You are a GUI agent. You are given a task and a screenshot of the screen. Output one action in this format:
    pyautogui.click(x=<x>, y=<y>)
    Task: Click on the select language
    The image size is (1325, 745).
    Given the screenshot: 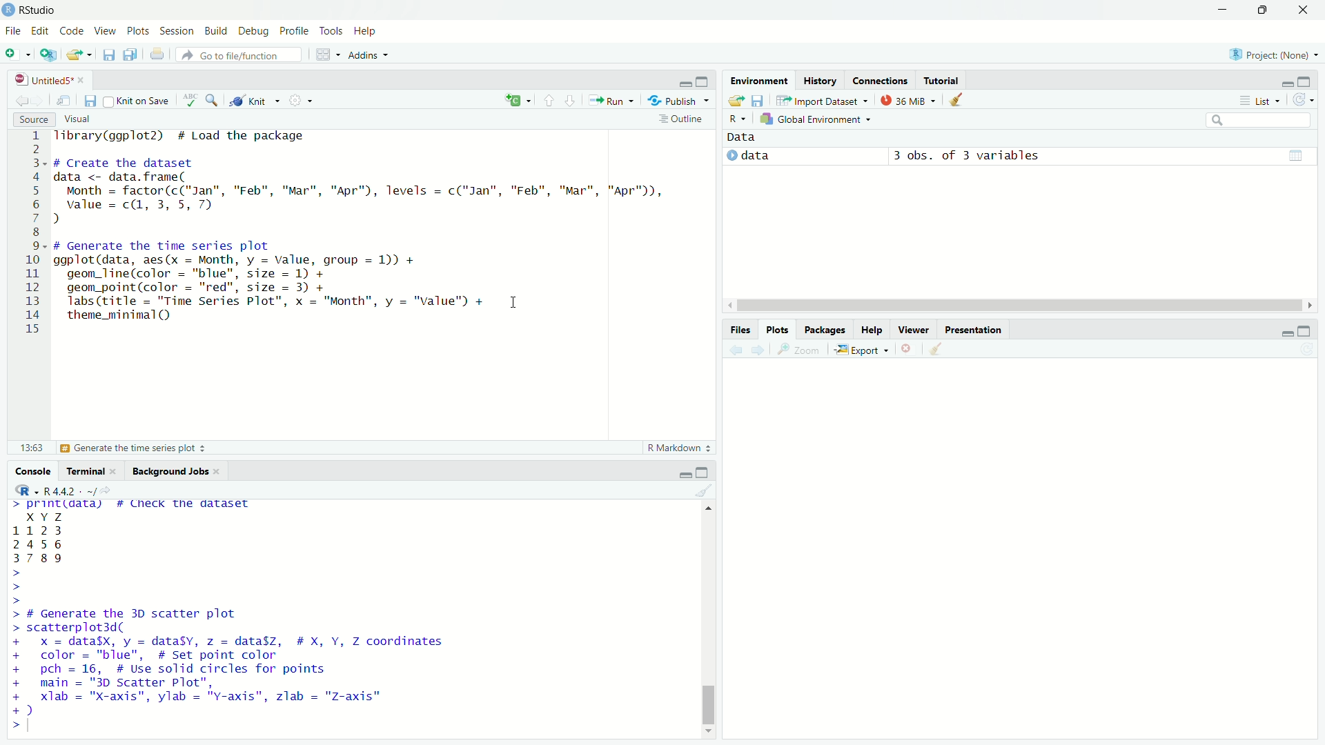 What is the action you would take?
    pyautogui.click(x=738, y=119)
    